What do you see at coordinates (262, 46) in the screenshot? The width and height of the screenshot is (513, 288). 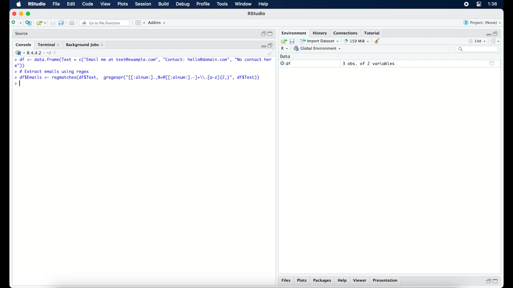 I see `minimize` at bounding box center [262, 46].